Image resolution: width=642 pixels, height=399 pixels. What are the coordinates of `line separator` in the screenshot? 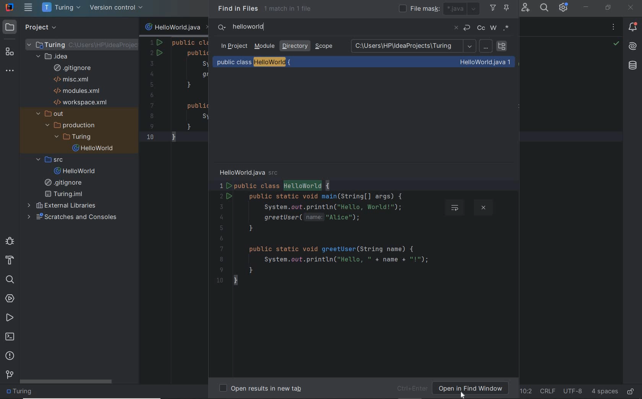 It's located at (549, 391).